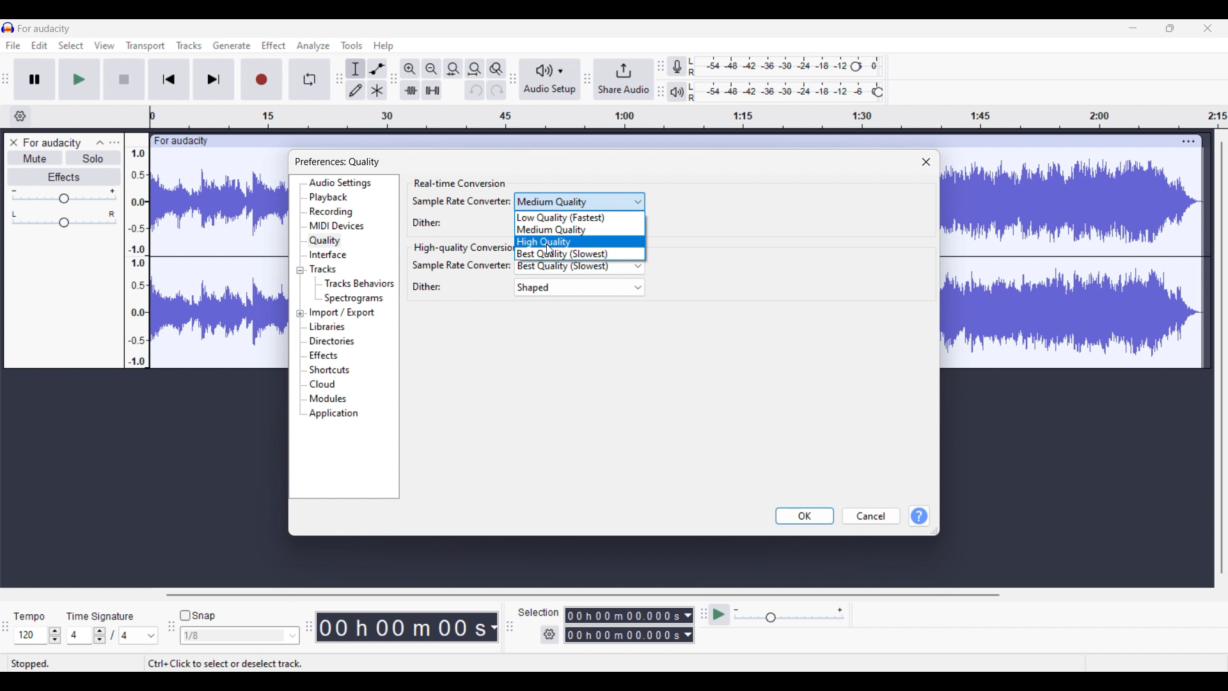 Image resolution: width=1228 pixels, height=691 pixels. What do you see at coordinates (356, 90) in the screenshot?
I see `Draw tool` at bounding box center [356, 90].